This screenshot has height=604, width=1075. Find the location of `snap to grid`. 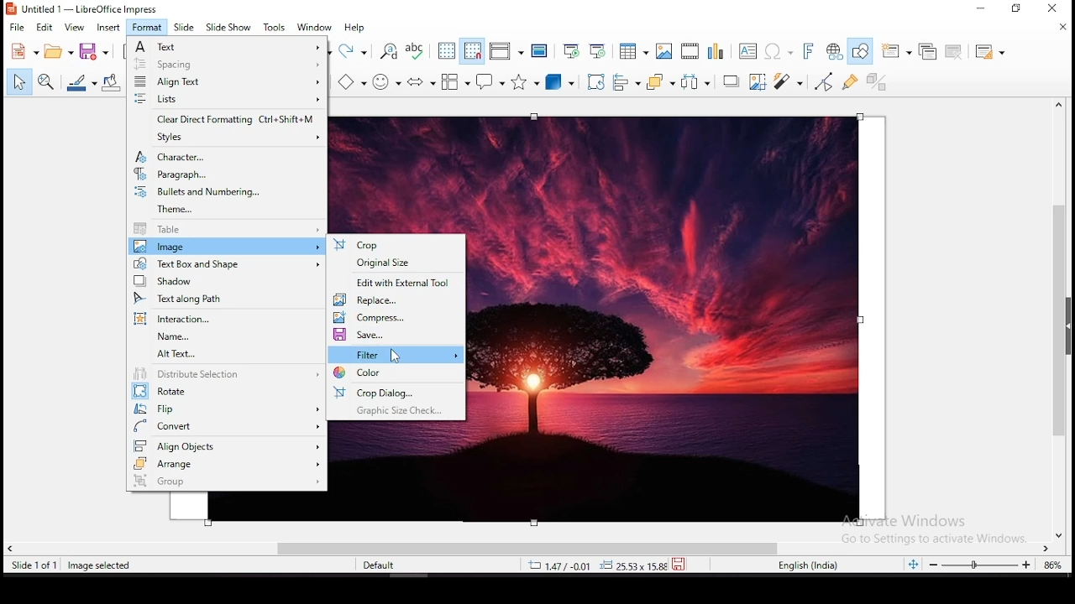

snap to grid is located at coordinates (471, 52).